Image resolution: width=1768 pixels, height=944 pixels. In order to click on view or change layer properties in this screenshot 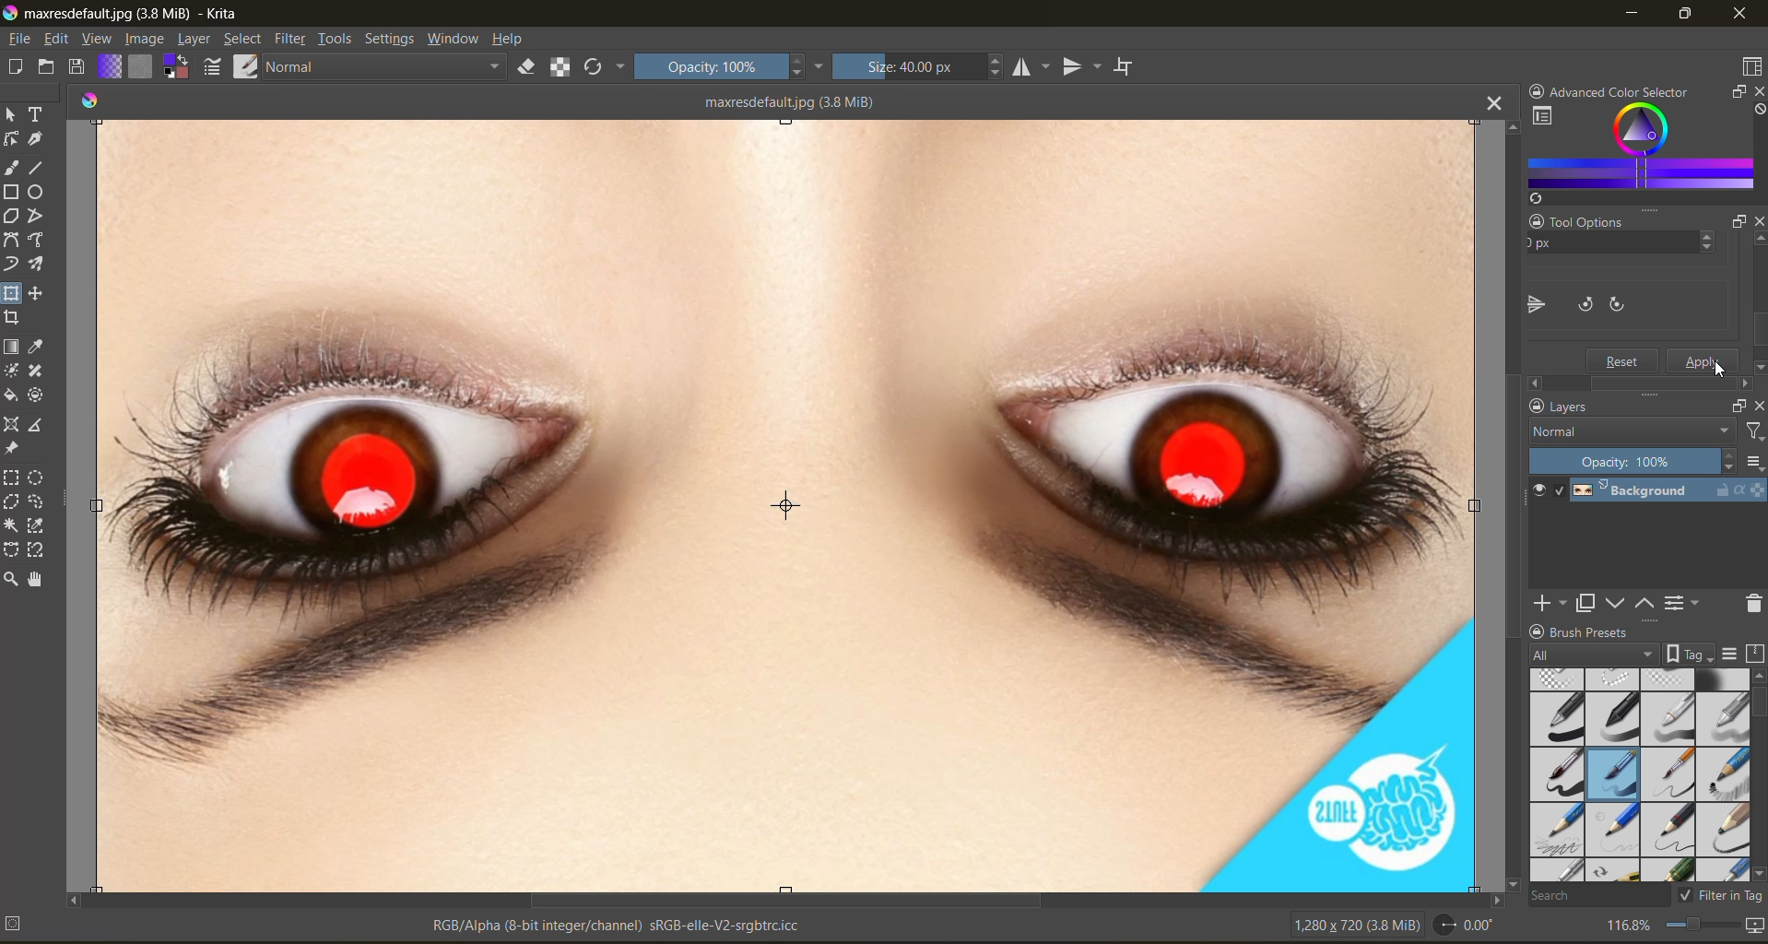, I will do `click(1684, 603)`.